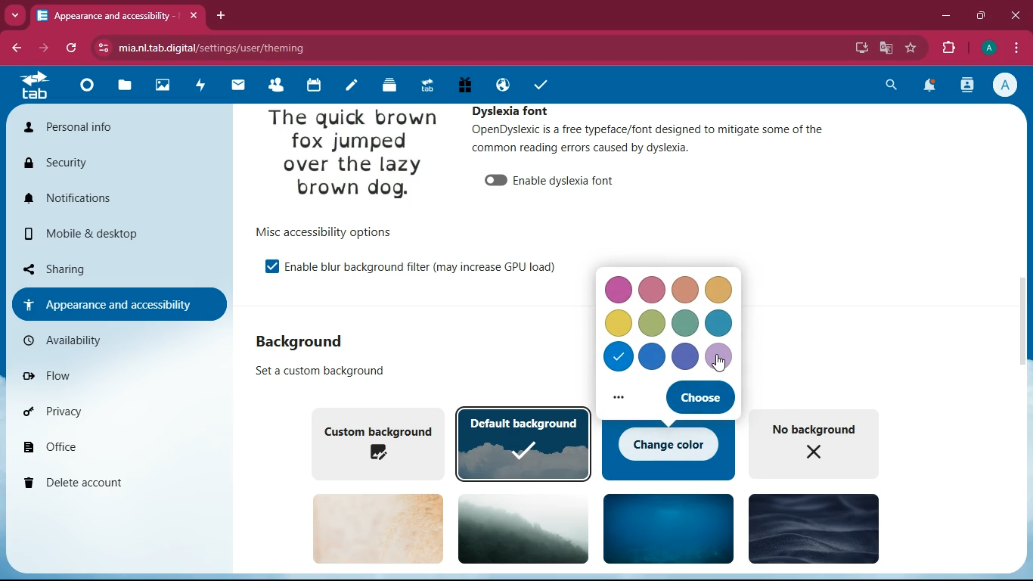 The width and height of the screenshot is (1033, 581). I want to click on images, so click(161, 85).